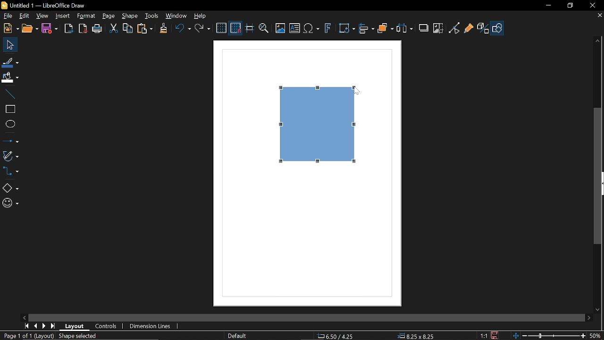 This screenshot has height=340, width=604. I want to click on Rectangle, so click(9, 109).